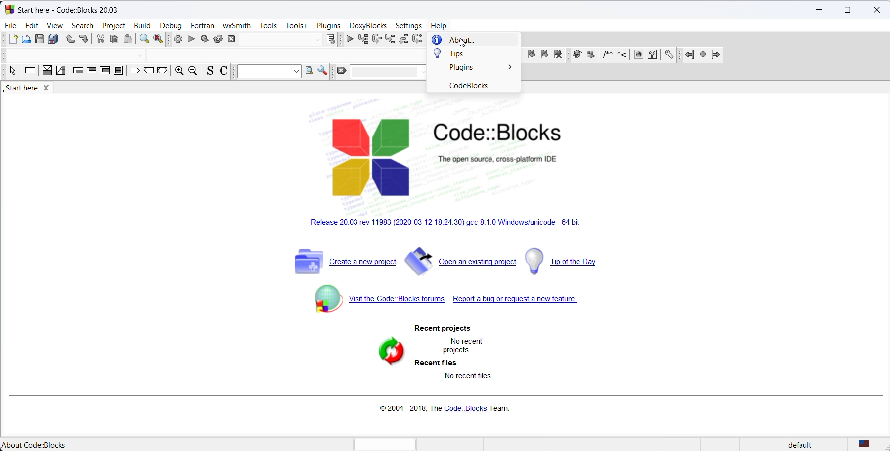  Describe the element at coordinates (389, 39) in the screenshot. I see `step into` at that location.